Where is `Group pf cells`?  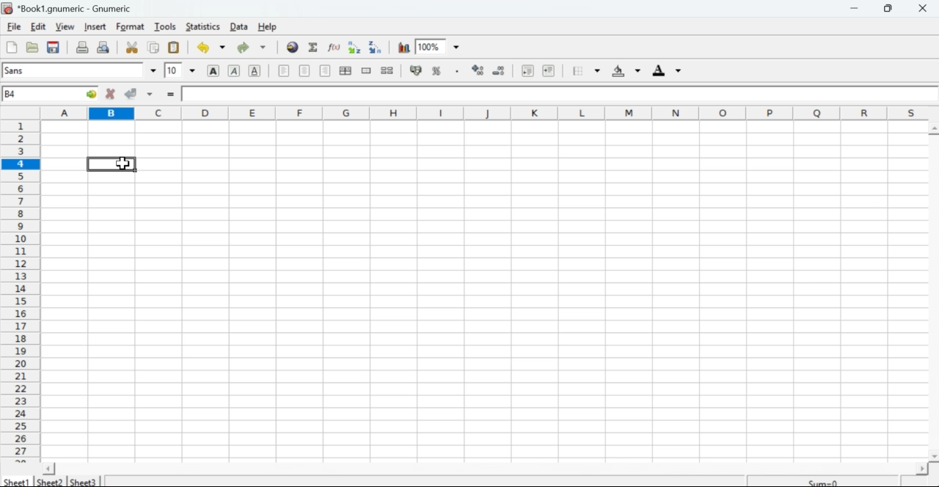 Group pf cells is located at coordinates (346, 71).